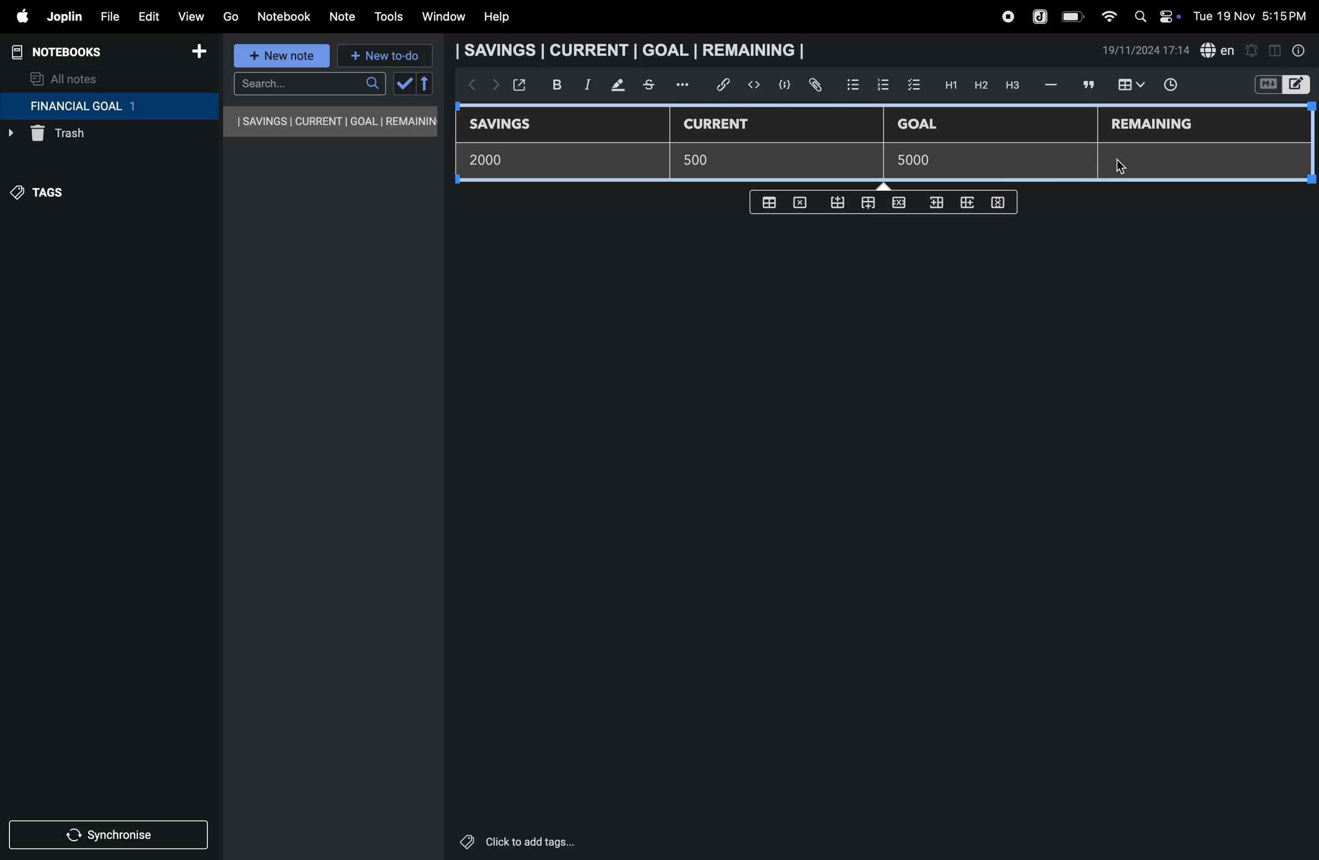 The width and height of the screenshot is (1319, 860). I want to click on itallic, so click(586, 85).